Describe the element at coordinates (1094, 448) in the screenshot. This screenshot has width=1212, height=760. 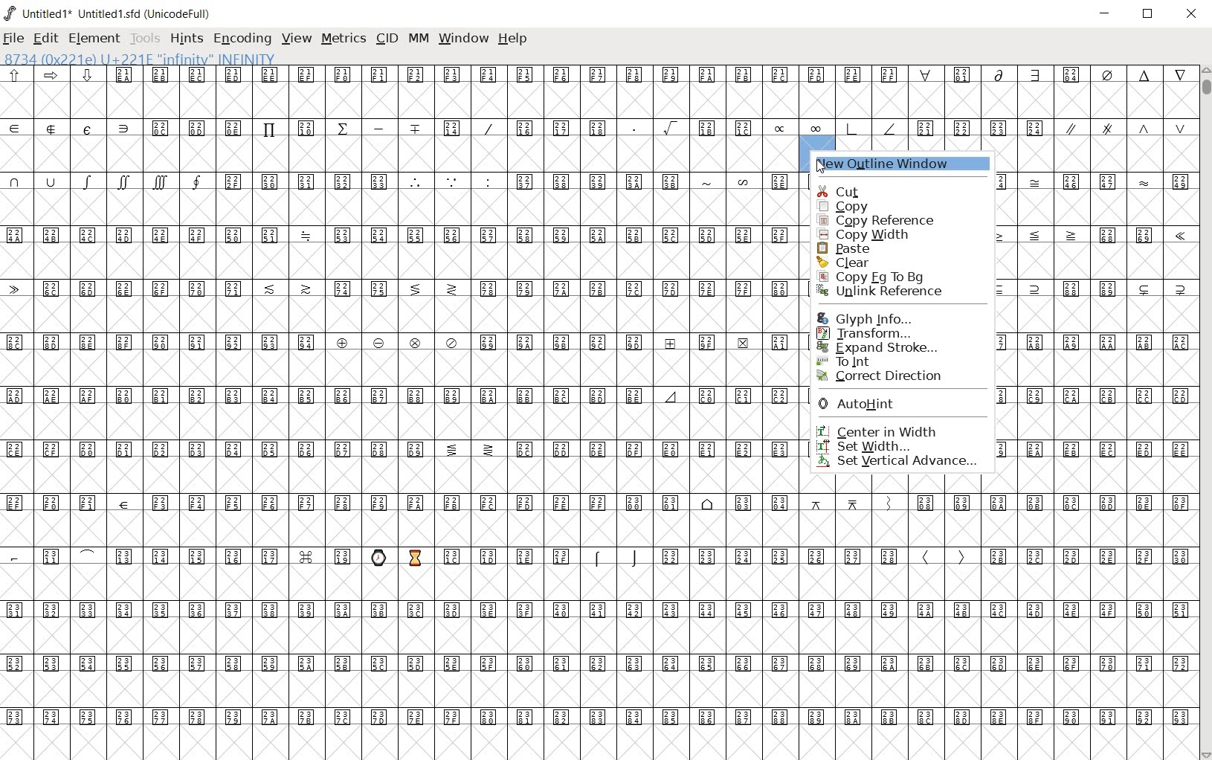
I see `Unicode code points` at that location.